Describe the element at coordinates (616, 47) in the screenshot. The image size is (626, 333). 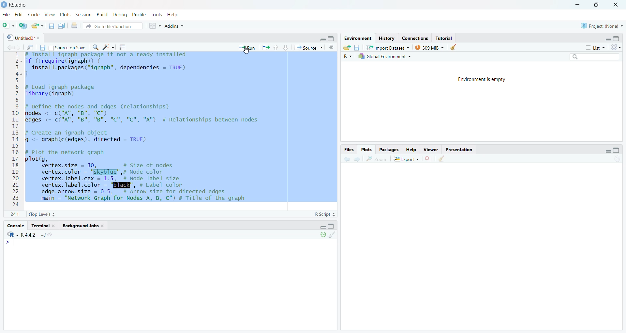
I see `refresh` at that location.